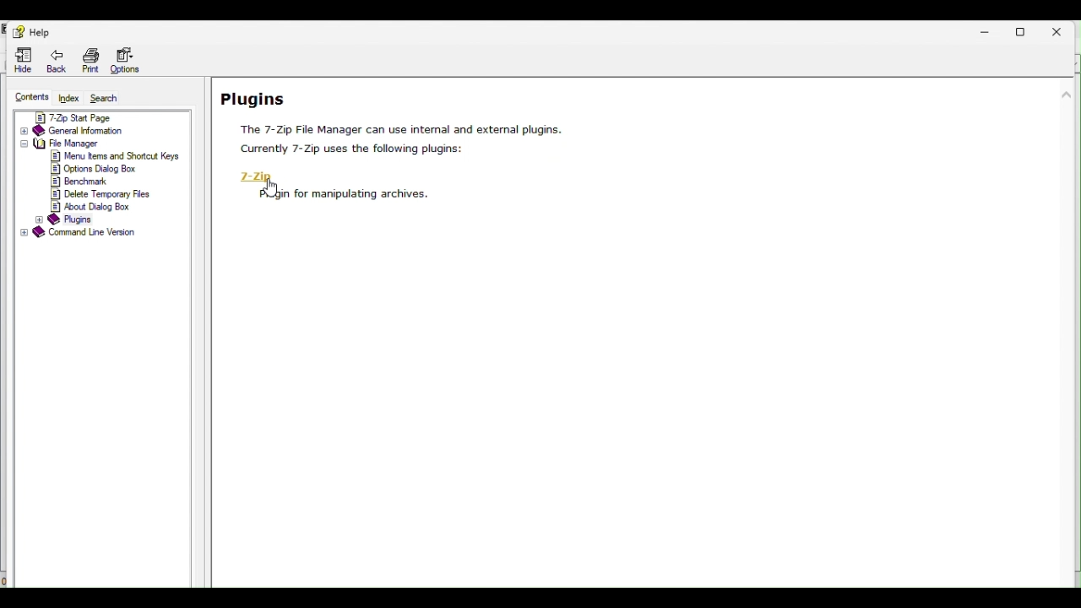 This screenshot has height=608, width=1081. I want to click on 7 zip start page, so click(100, 117).